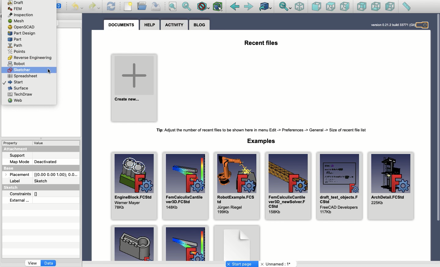 The width and height of the screenshot is (440, 267). What do you see at coordinates (277, 264) in the screenshot?
I see `Unnamed` at bounding box center [277, 264].